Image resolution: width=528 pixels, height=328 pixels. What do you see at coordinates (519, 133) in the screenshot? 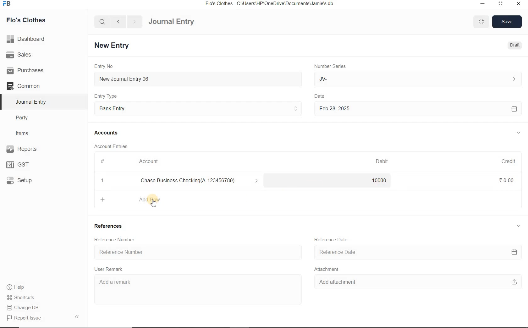
I see `collapse` at bounding box center [519, 133].